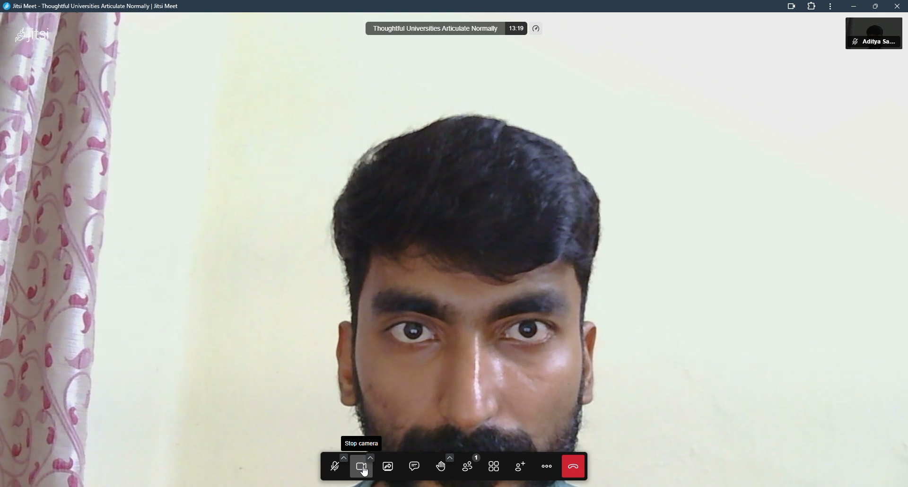  Describe the element at coordinates (435, 29) in the screenshot. I see `thoughtful universities articulate normally` at that location.